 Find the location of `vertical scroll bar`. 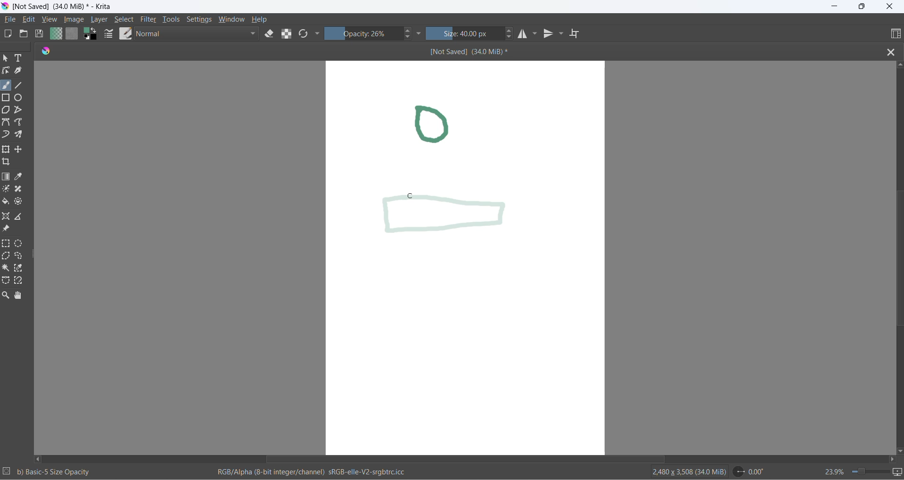

vertical scroll bar is located at coordinates (896, 266).